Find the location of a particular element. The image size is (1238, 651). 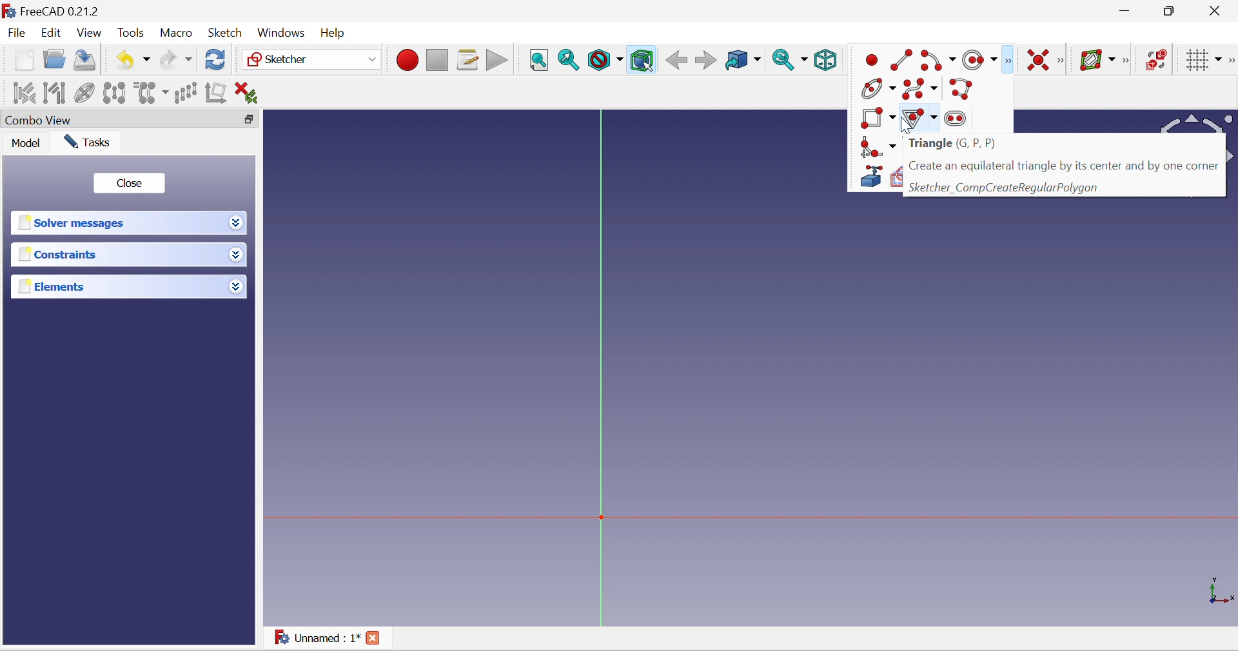

Create fillet is located at coordinates (876, 147).